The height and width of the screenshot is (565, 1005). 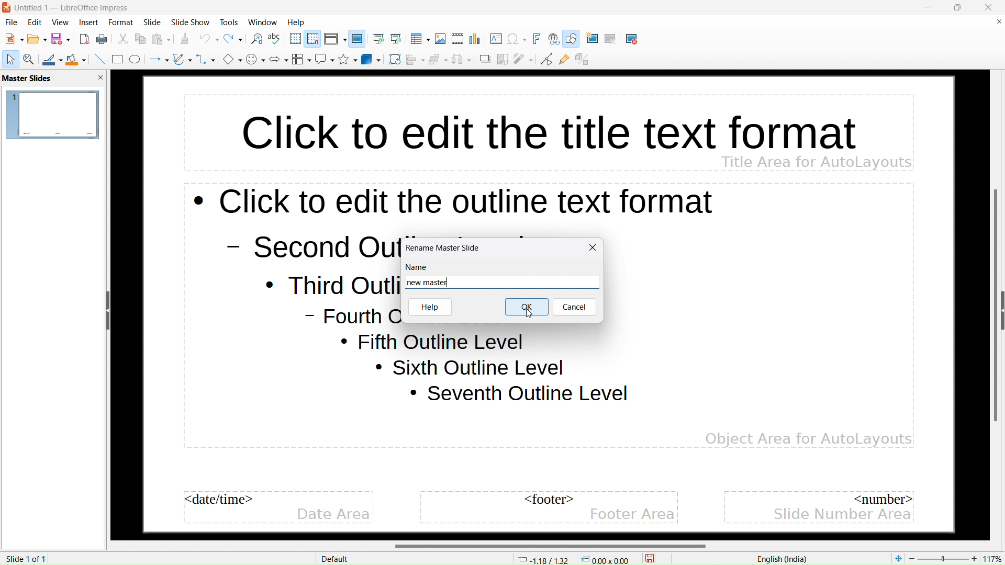 I want to click on master slide name: default, so click(x=52, y=114).